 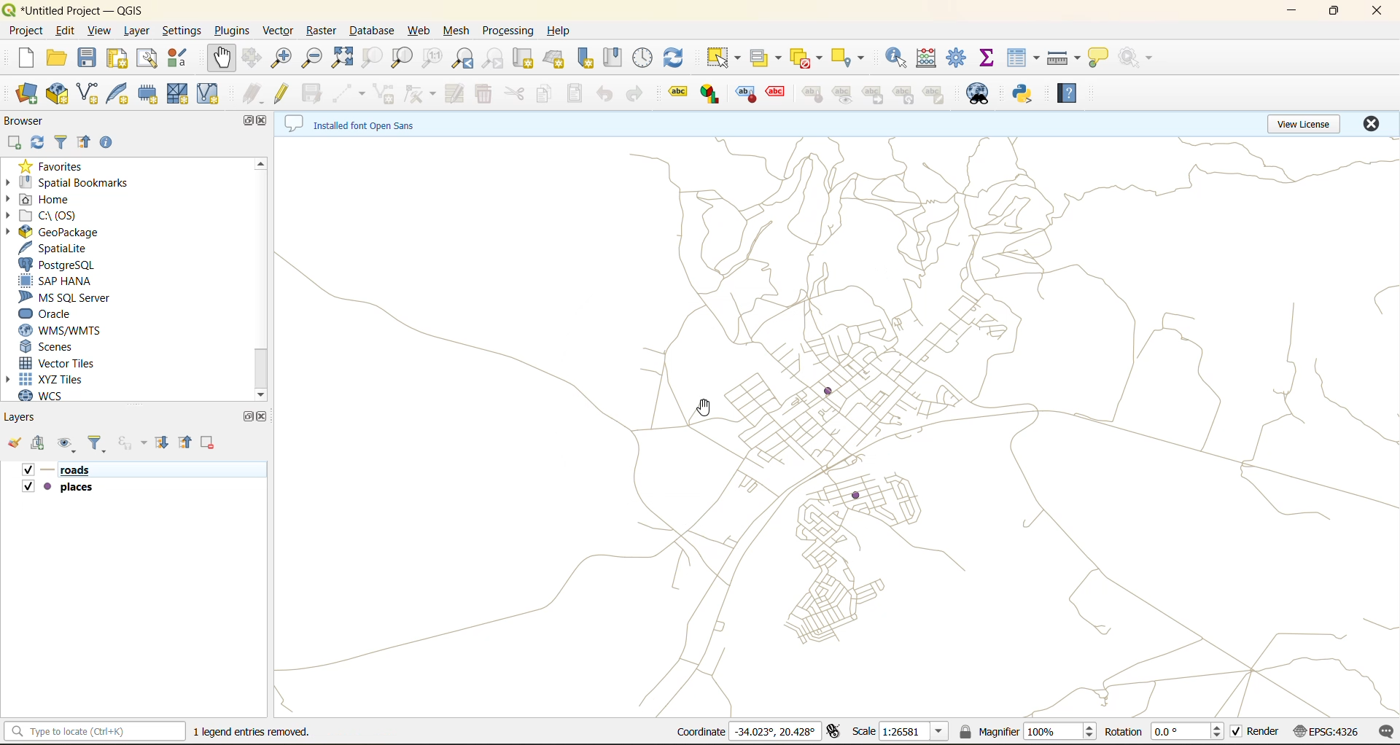 What do you see at coordinates (555, 57) in the screenshot?
I see `new 3d map` at bounding box center [555, 57].